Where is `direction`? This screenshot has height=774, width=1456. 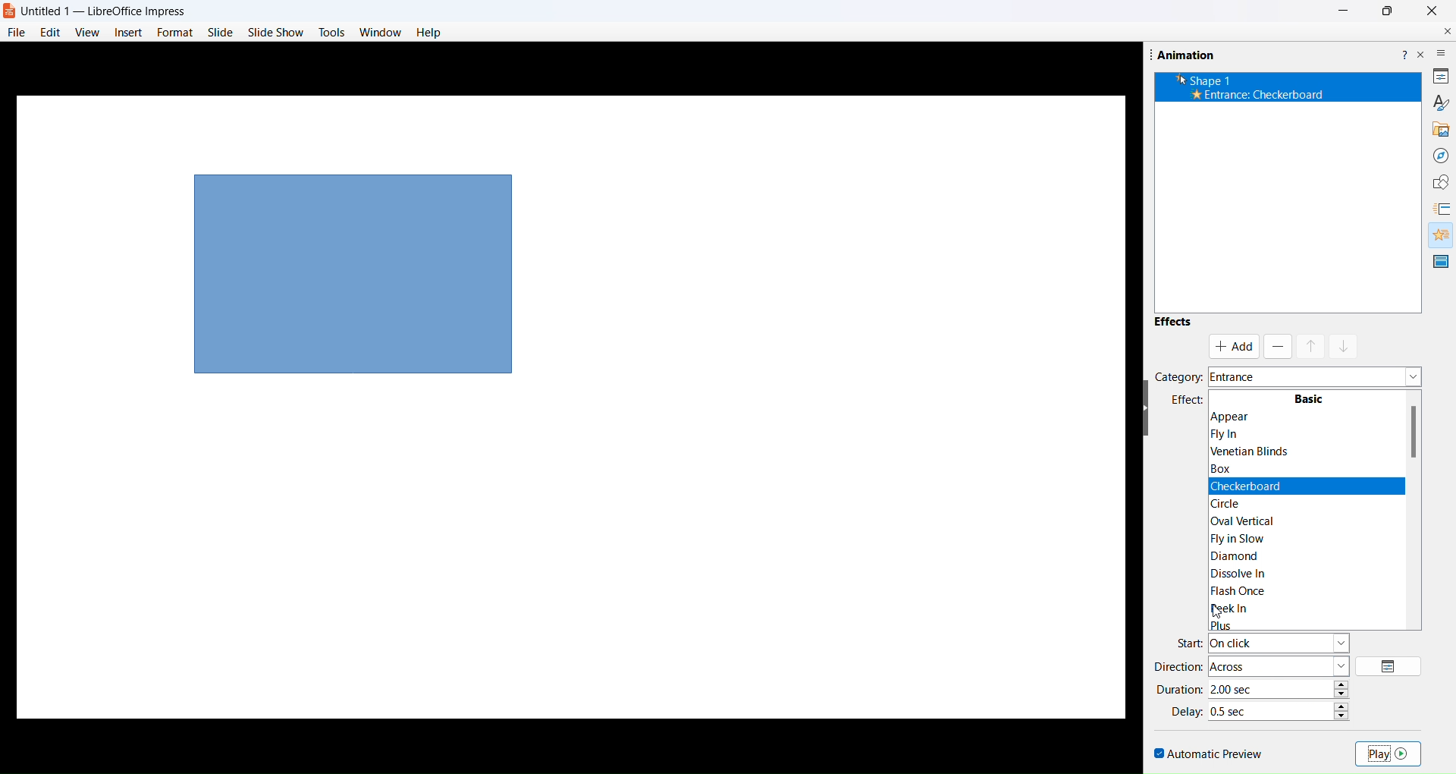
direction is located at coordinates (1175, 667).